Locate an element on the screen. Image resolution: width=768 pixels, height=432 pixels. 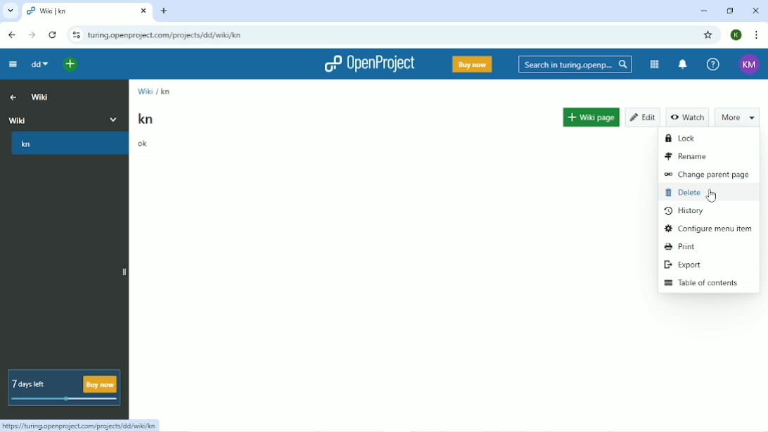
Site is located at coordinates (166, 35).